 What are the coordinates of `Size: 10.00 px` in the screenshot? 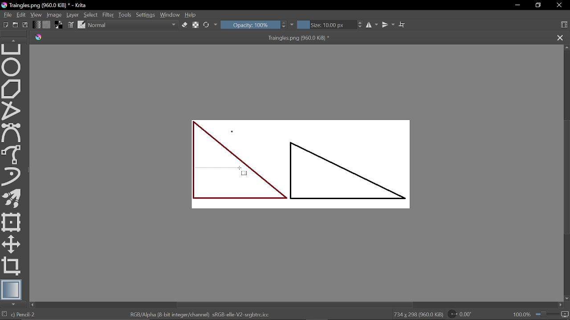 It's located at (326, 25).